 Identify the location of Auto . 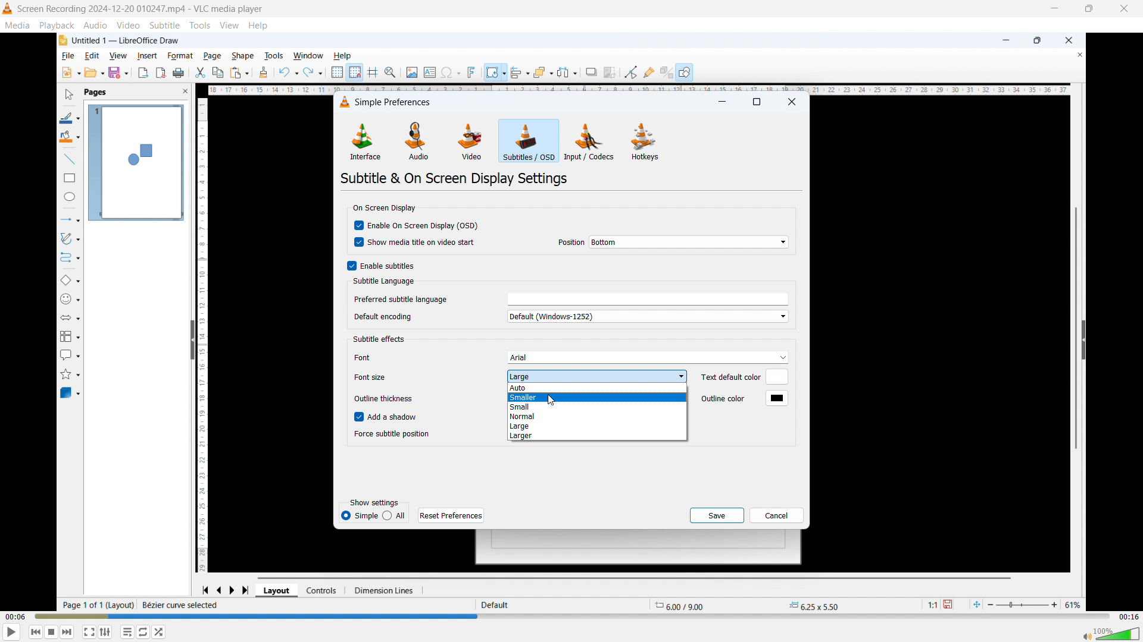
(598, 387).